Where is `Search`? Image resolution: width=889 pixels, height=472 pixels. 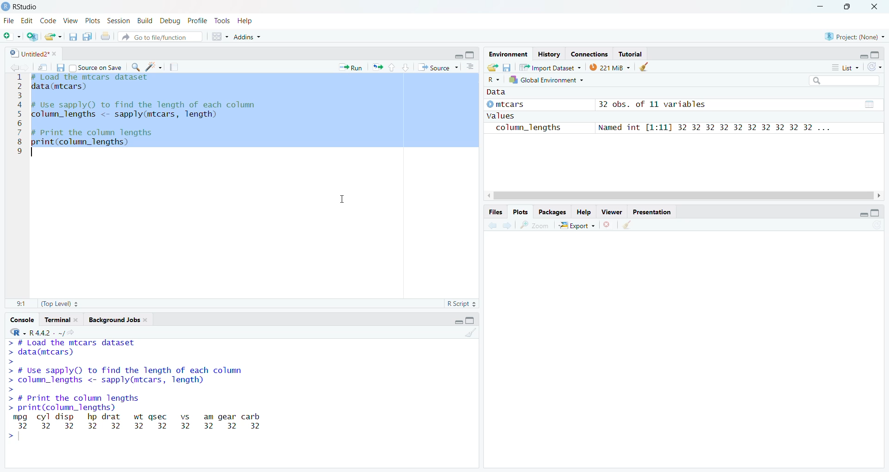 Search is located at coordinates (845, 81).